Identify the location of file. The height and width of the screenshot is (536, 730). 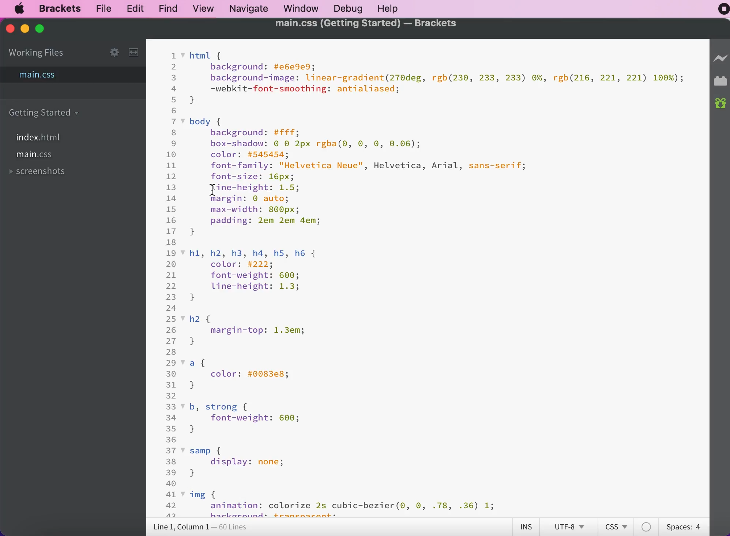
(105, 7).